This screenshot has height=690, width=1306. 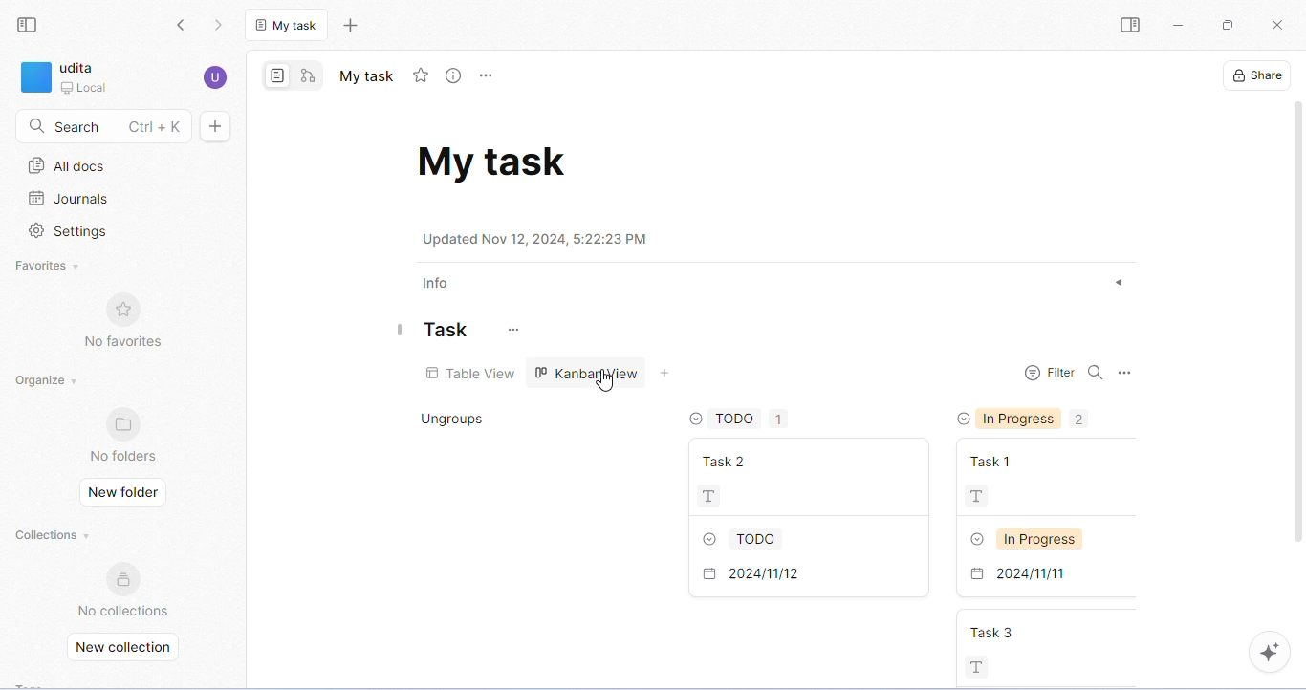 I want to click on new collection, so click(x=127, y=646).